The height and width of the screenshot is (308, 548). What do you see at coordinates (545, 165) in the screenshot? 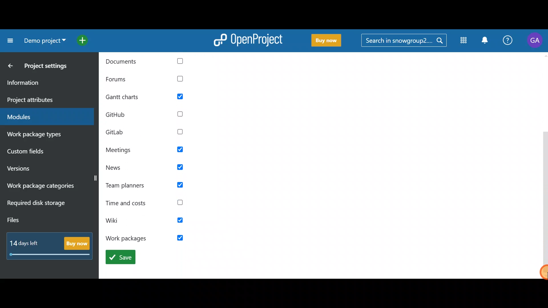
I see `Vertical slider` at bounding box center [545, 165].